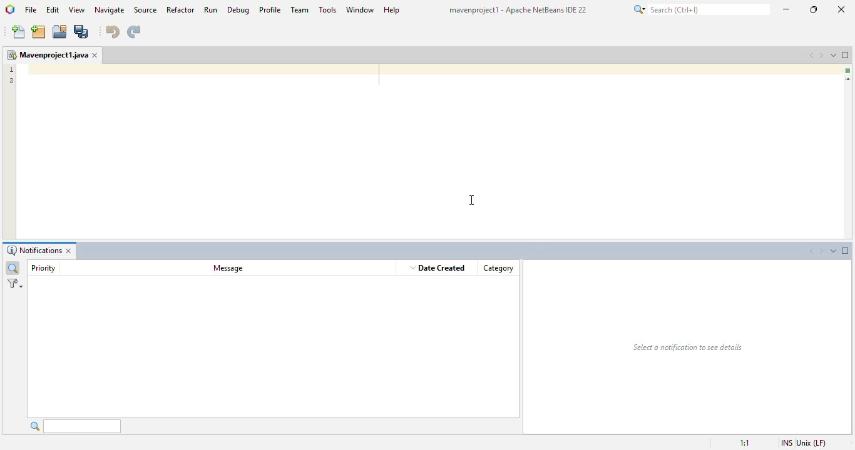 This screenshot has width=855, height=450. I want to click on message, so click(228, 267).